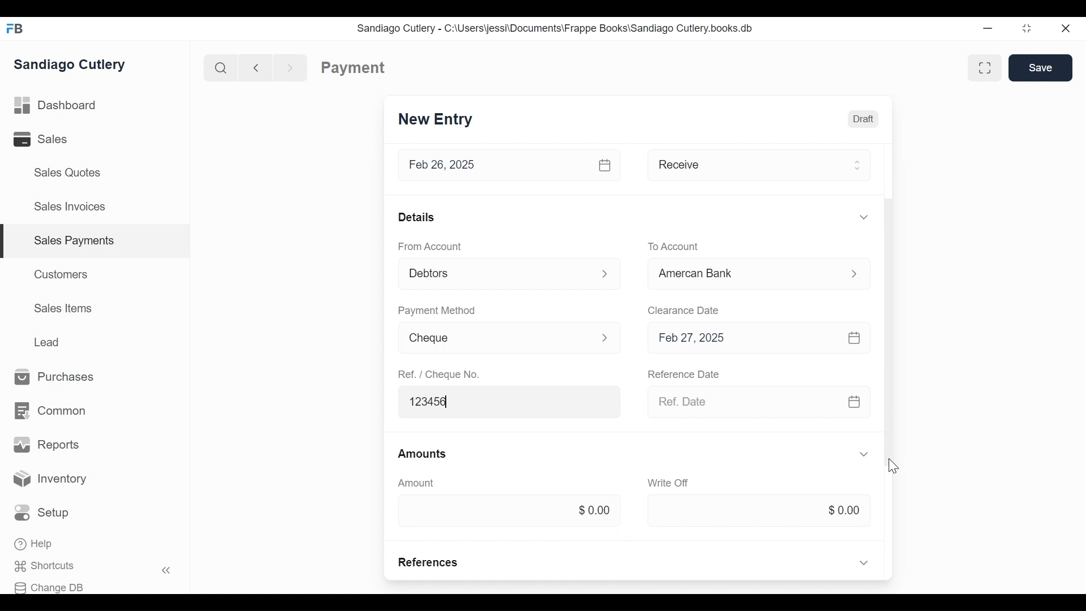  What do you see at coordinates (253, 67) in the screenshot?
I see `Navigate Back` at bounding box center [253, 67].